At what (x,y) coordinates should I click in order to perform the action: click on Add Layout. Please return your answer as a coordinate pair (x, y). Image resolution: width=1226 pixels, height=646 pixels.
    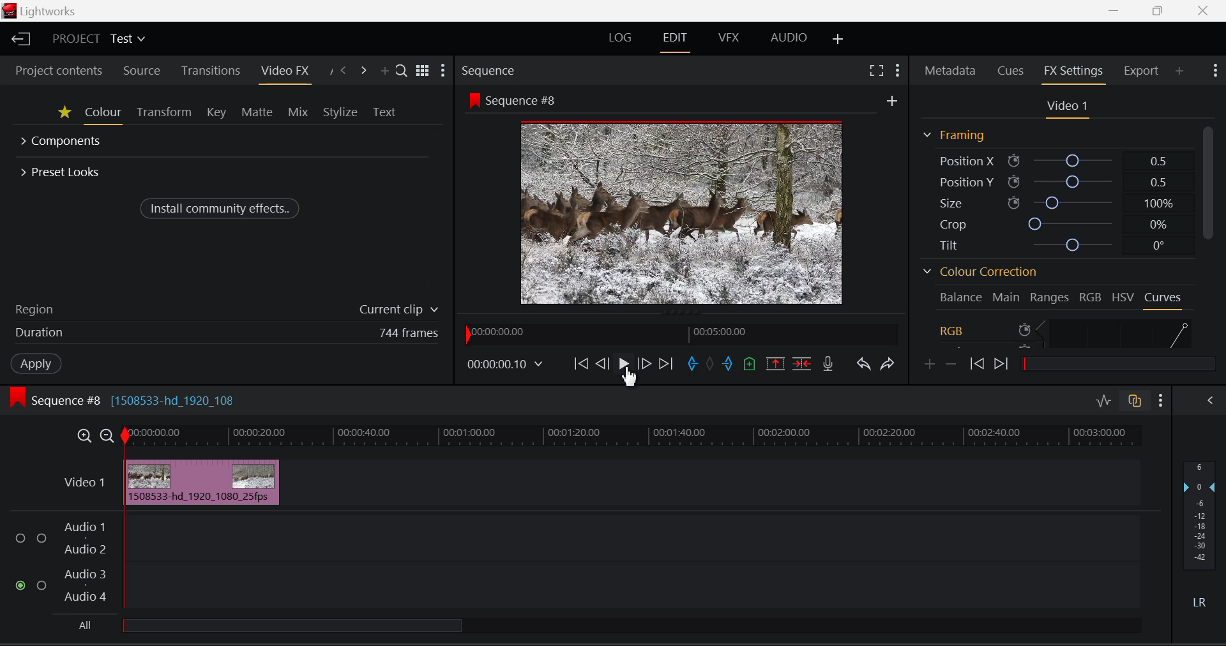
    Looking at the image, I should click on (839, 40).